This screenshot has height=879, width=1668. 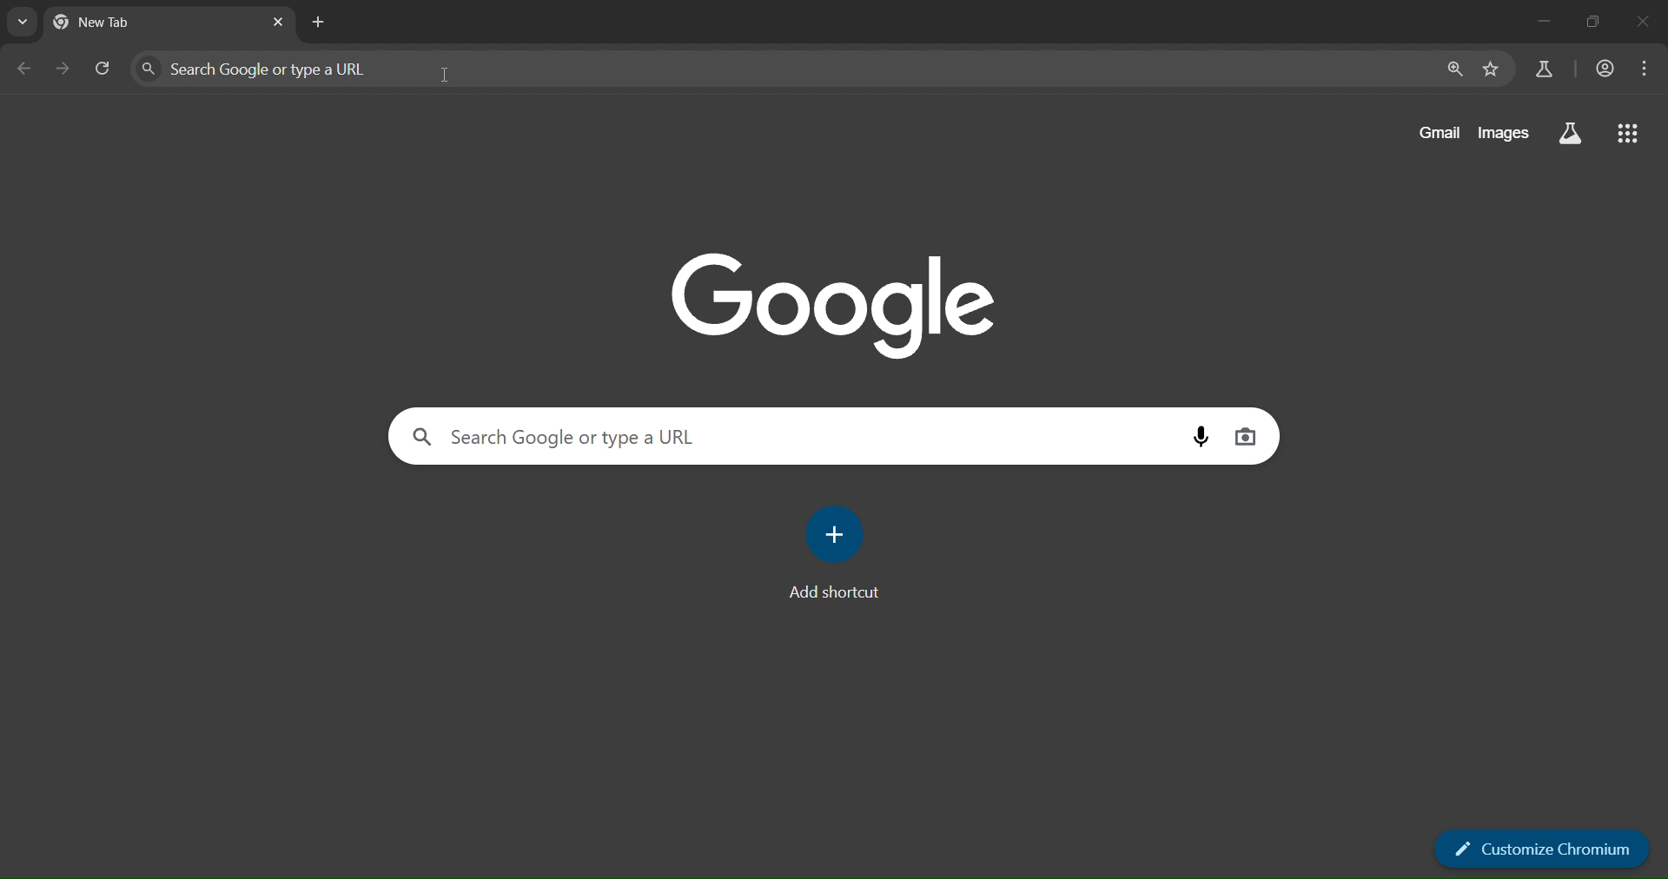 What do you see at coordinates (573, 437) in the screenshot?
I see `Search Google or type a URL` at bounding box center [573, 437].